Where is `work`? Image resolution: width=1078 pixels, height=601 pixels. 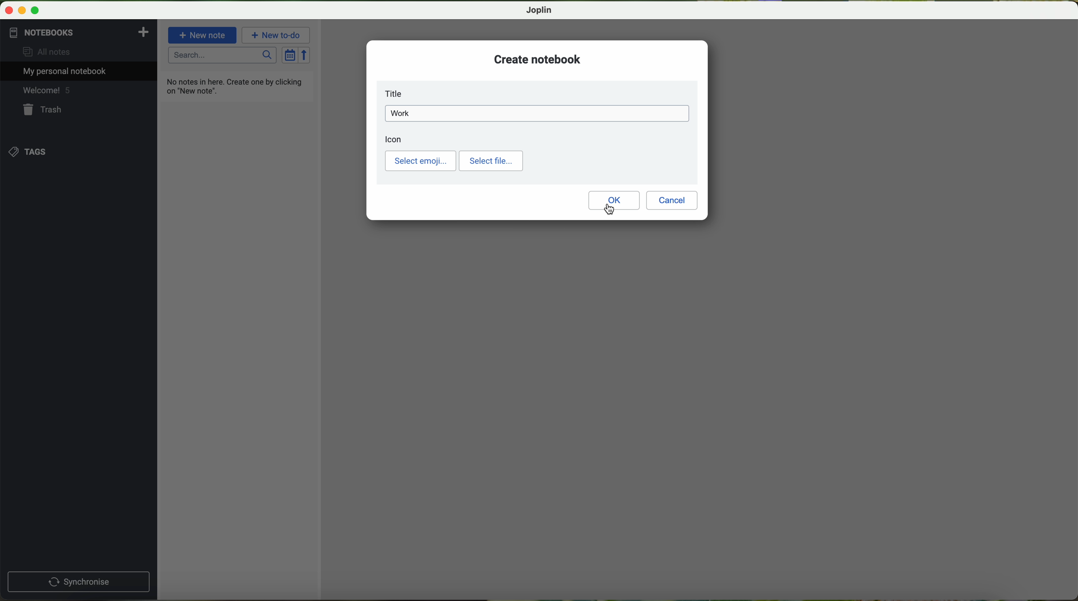
work is located at coordinates (537, 113).